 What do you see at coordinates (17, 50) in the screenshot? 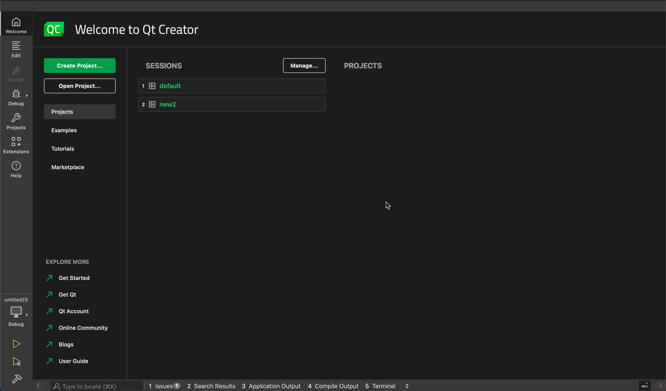
I see `edit` at bounding box center [17, 50].